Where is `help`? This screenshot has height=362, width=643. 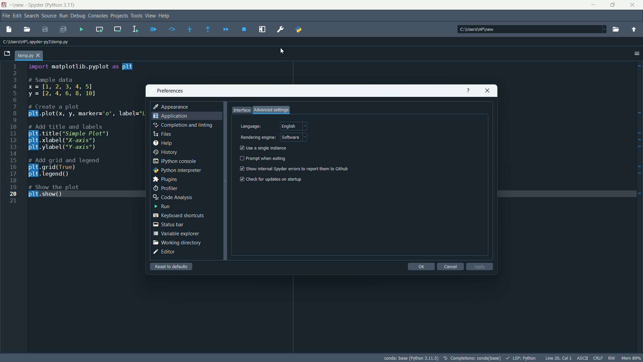
help is located at coordinates (162, 143).